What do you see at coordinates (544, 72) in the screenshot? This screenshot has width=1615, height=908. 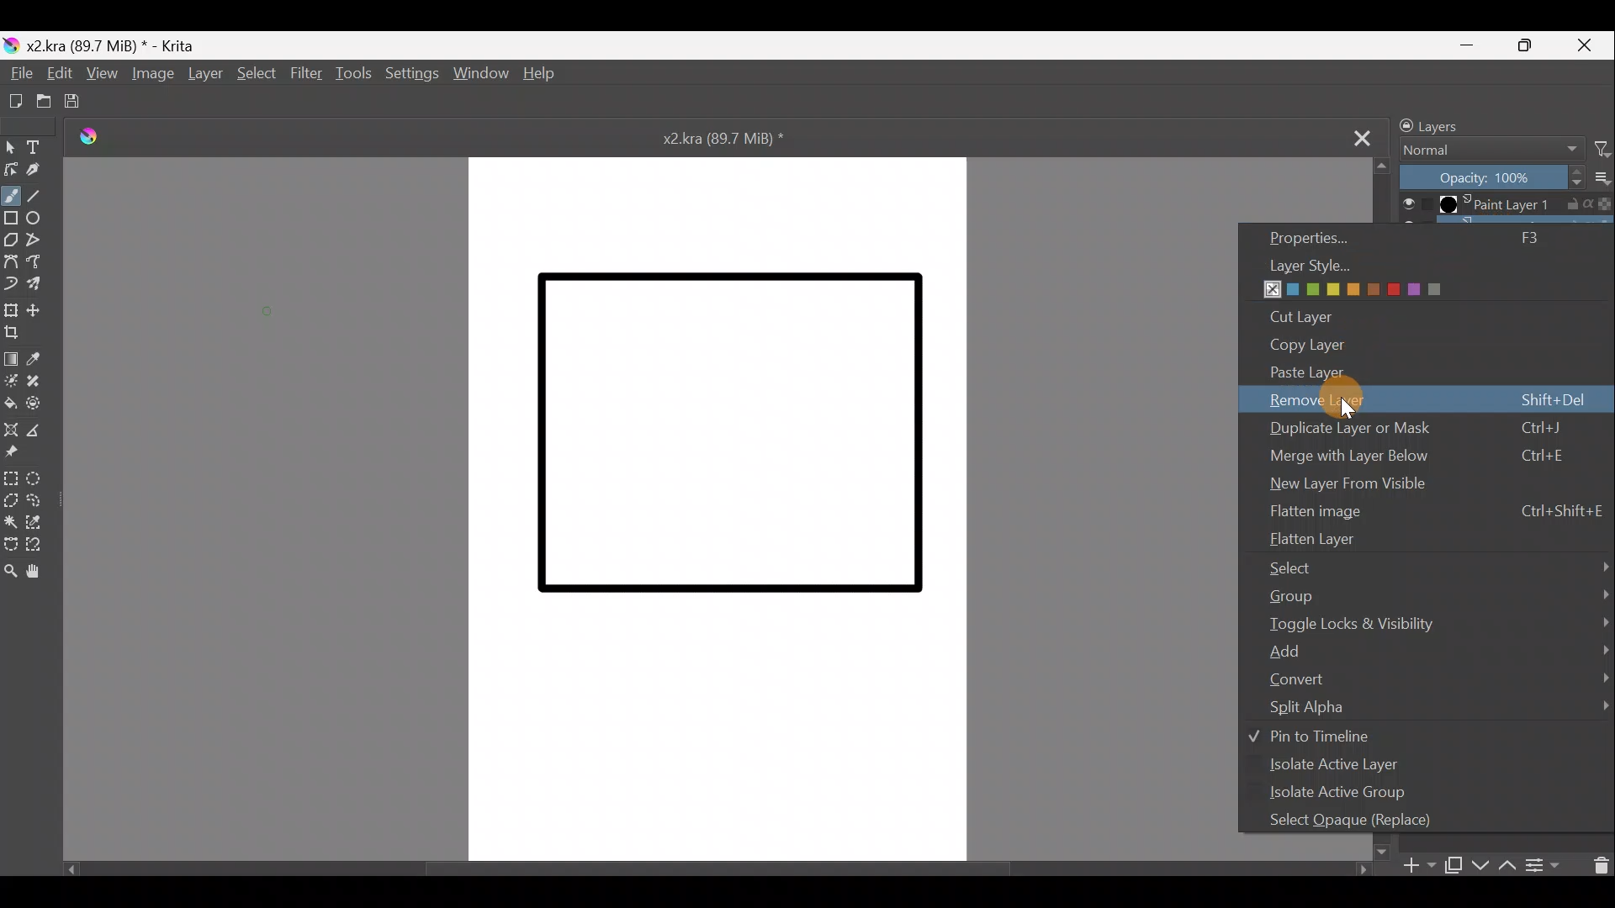 I see `Help` at bounding box center [544, 72].